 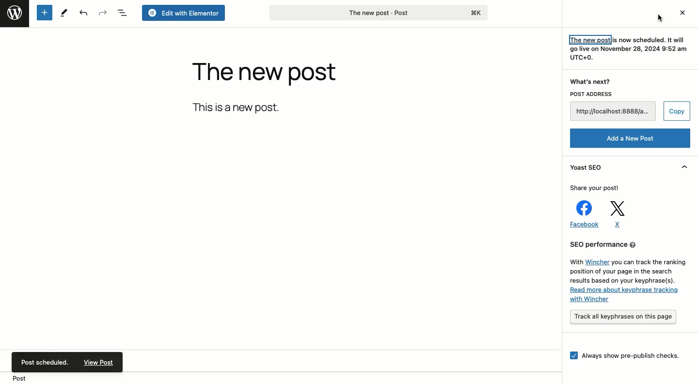 What do you see at coordinates (614, 112) in the screenshot?
I see `http:/flocalhost:8888/a...` at bounding box center [614, 112].